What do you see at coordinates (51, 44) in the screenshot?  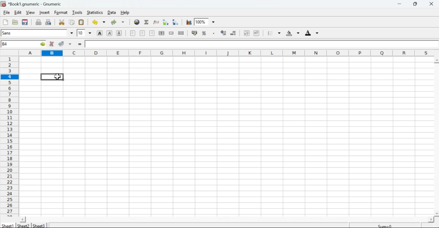 I see `Cancel change` at bounding box center [51, 44].